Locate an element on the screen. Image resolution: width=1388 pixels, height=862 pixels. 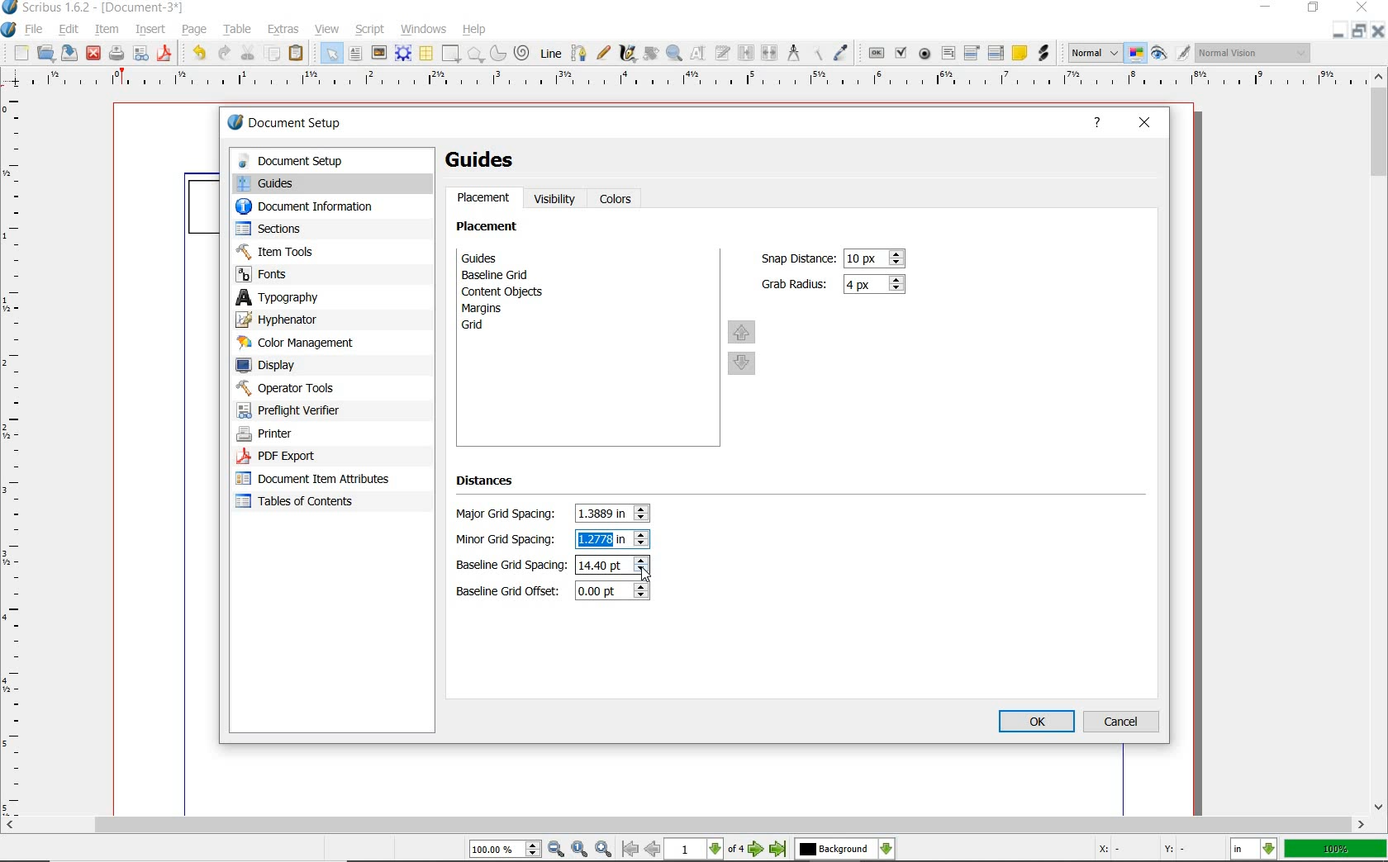
go to next page is located at coordinates (758, 850).